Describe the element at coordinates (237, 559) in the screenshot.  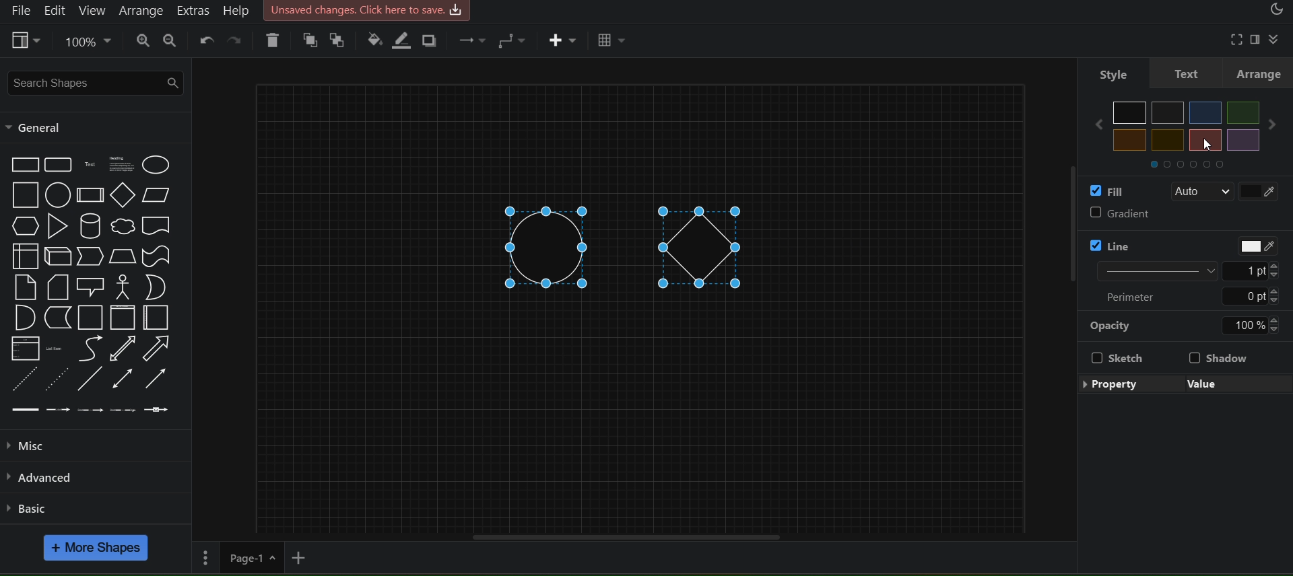
I see `page 1 ` at that location.